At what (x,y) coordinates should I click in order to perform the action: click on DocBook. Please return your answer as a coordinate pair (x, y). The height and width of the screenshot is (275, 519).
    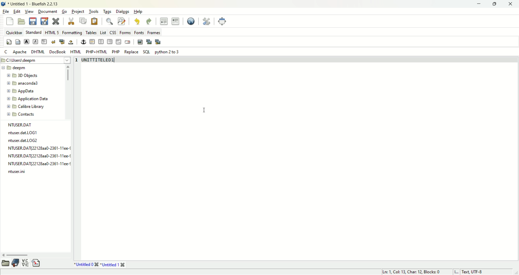
    Looking at the image, I should click on (57, 52).